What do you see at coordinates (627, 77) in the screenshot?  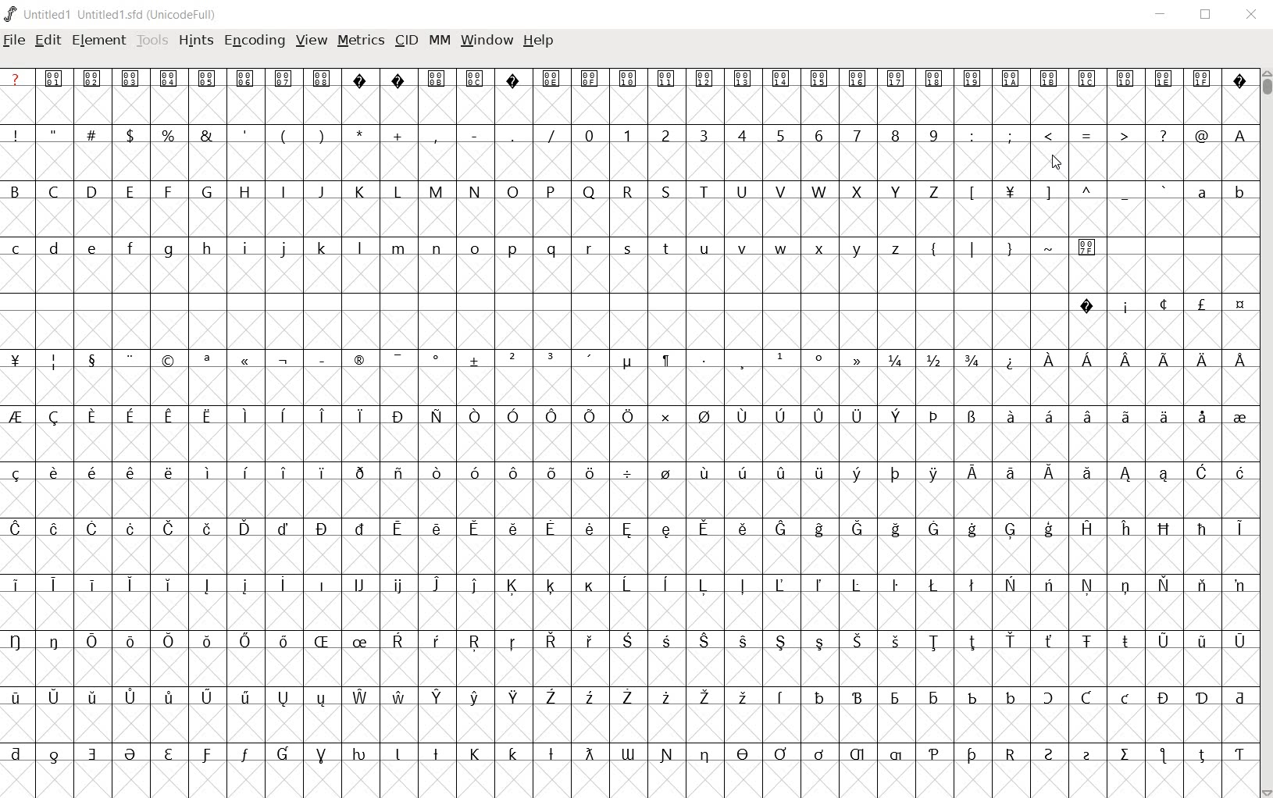 I see `special symbols` at bounding box center [627, 77].